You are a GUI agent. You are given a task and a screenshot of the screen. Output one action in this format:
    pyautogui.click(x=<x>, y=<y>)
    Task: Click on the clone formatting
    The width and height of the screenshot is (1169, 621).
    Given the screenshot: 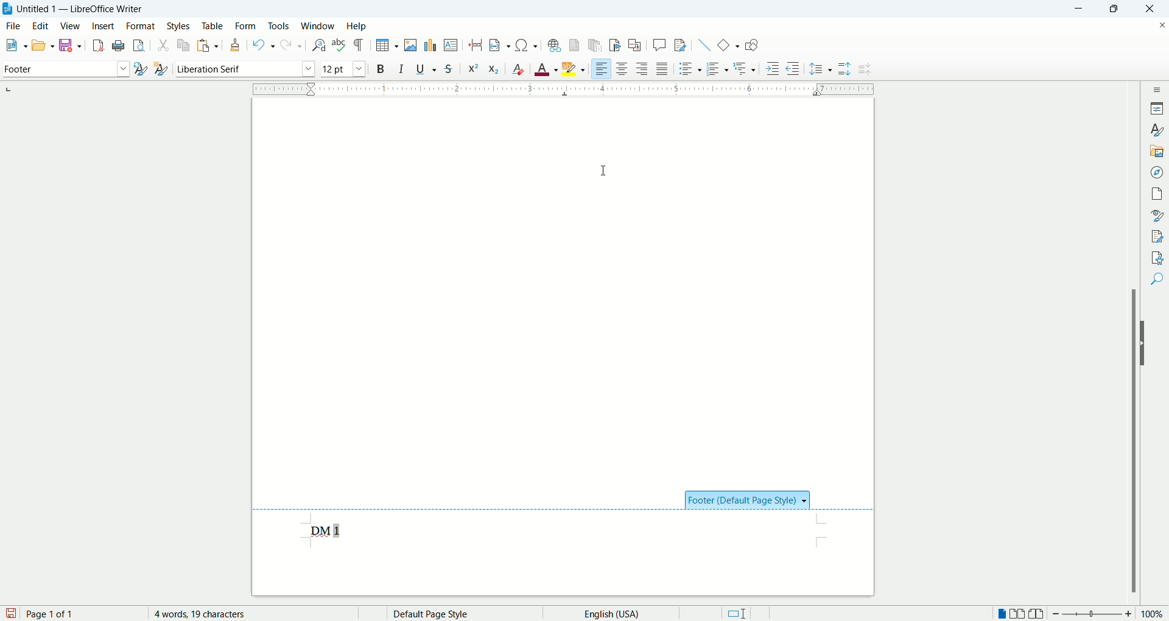 What is the action you would take?
    pyautogui.click(x=237, y=46)
    